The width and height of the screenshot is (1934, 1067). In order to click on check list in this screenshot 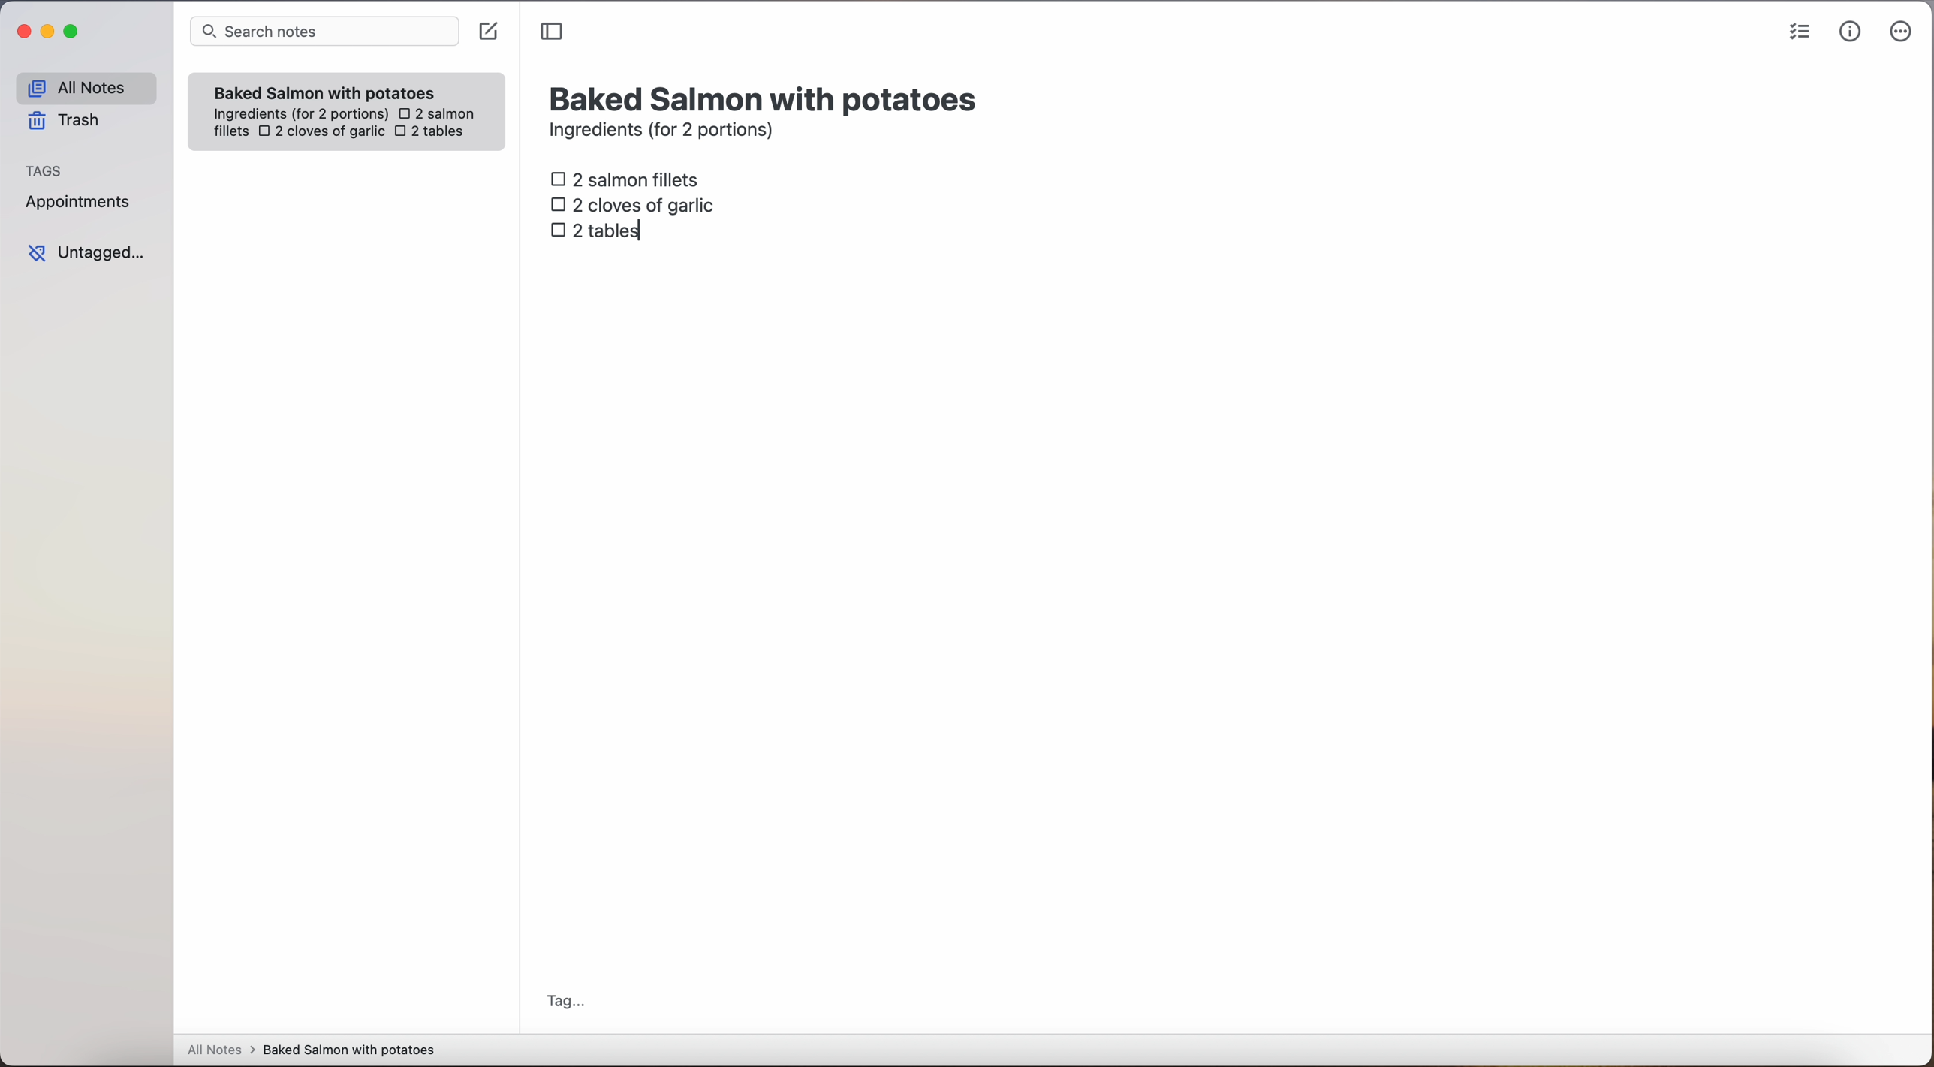, I will do `click(1800, 32)`.